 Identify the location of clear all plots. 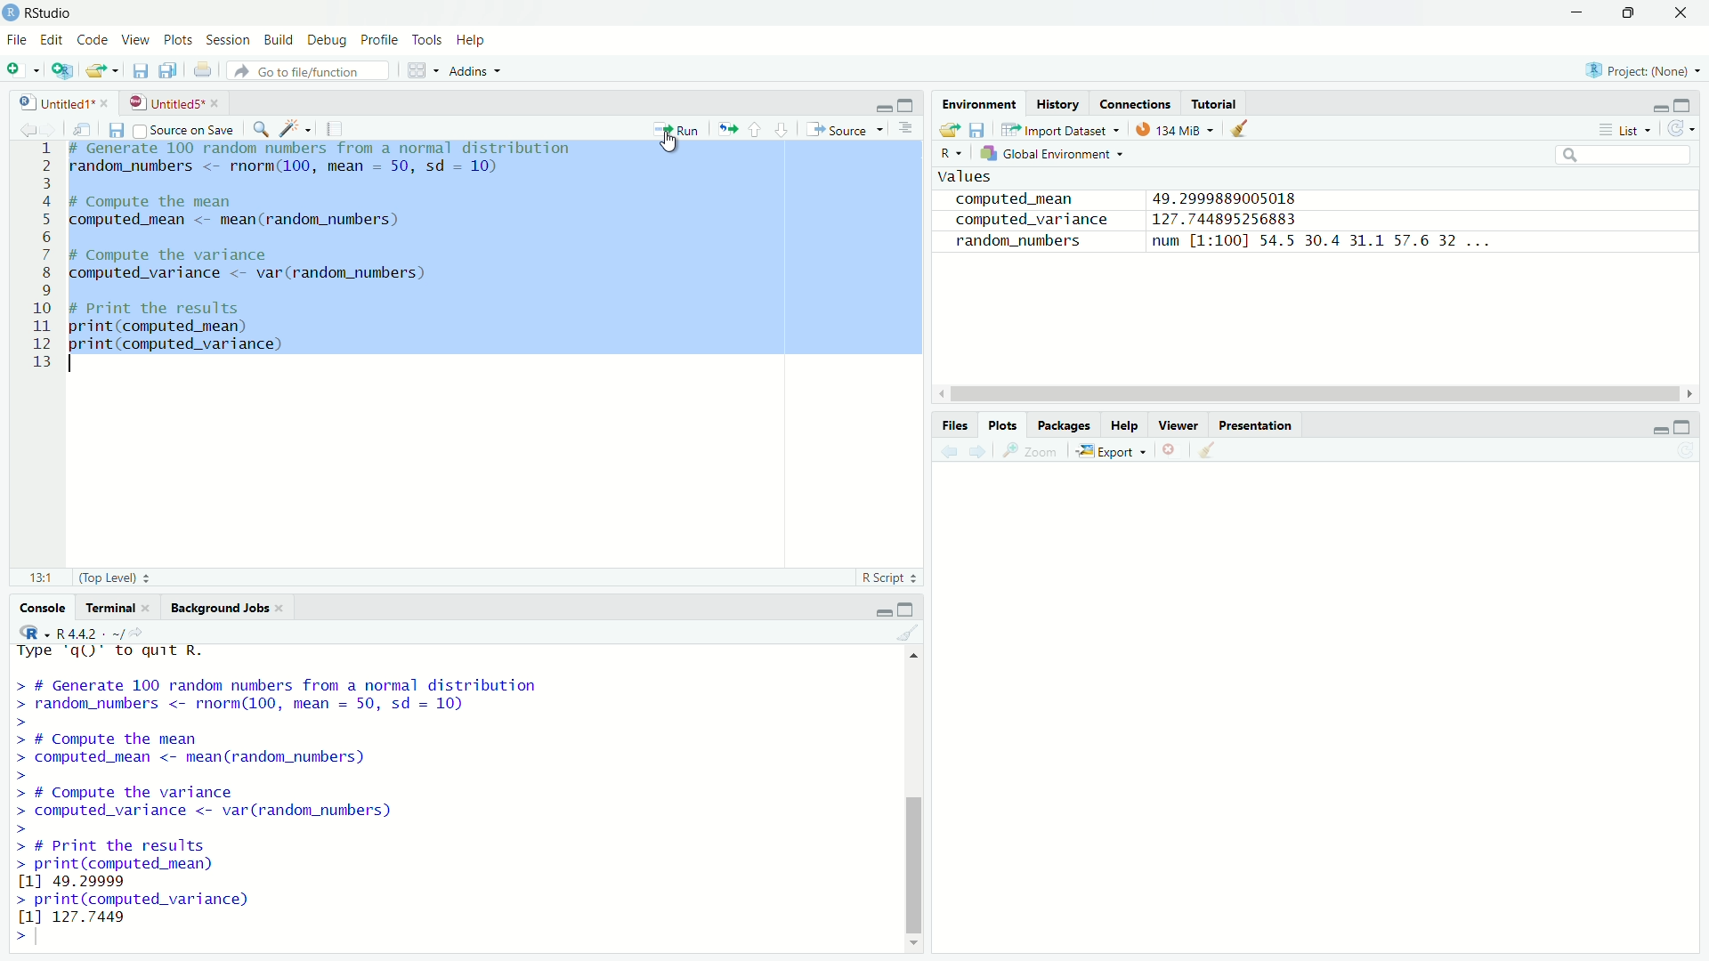
(1210, 450).